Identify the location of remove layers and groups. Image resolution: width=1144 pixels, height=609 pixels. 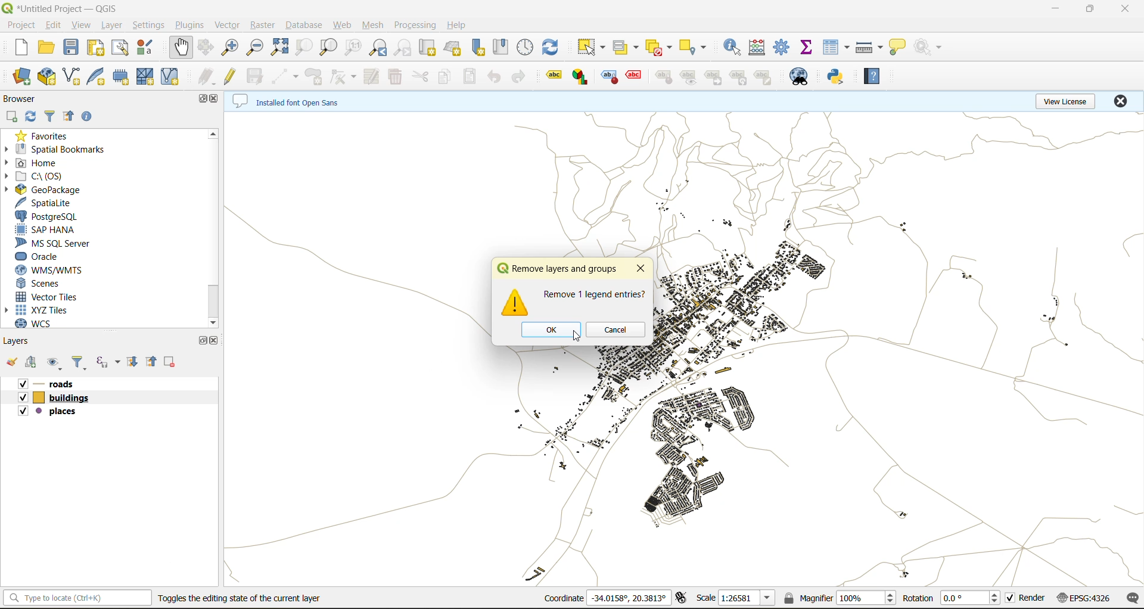
(558, 269).